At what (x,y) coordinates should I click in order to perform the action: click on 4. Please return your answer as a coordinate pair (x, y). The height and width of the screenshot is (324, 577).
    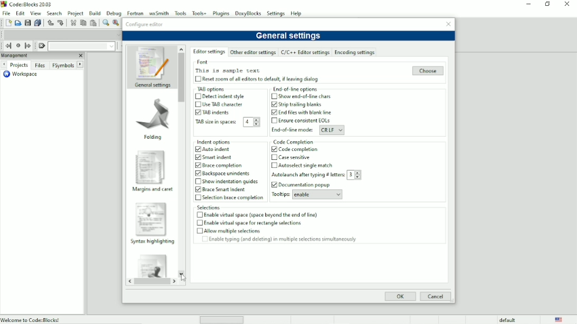
    Looking at the image, I should click on (247, 122).